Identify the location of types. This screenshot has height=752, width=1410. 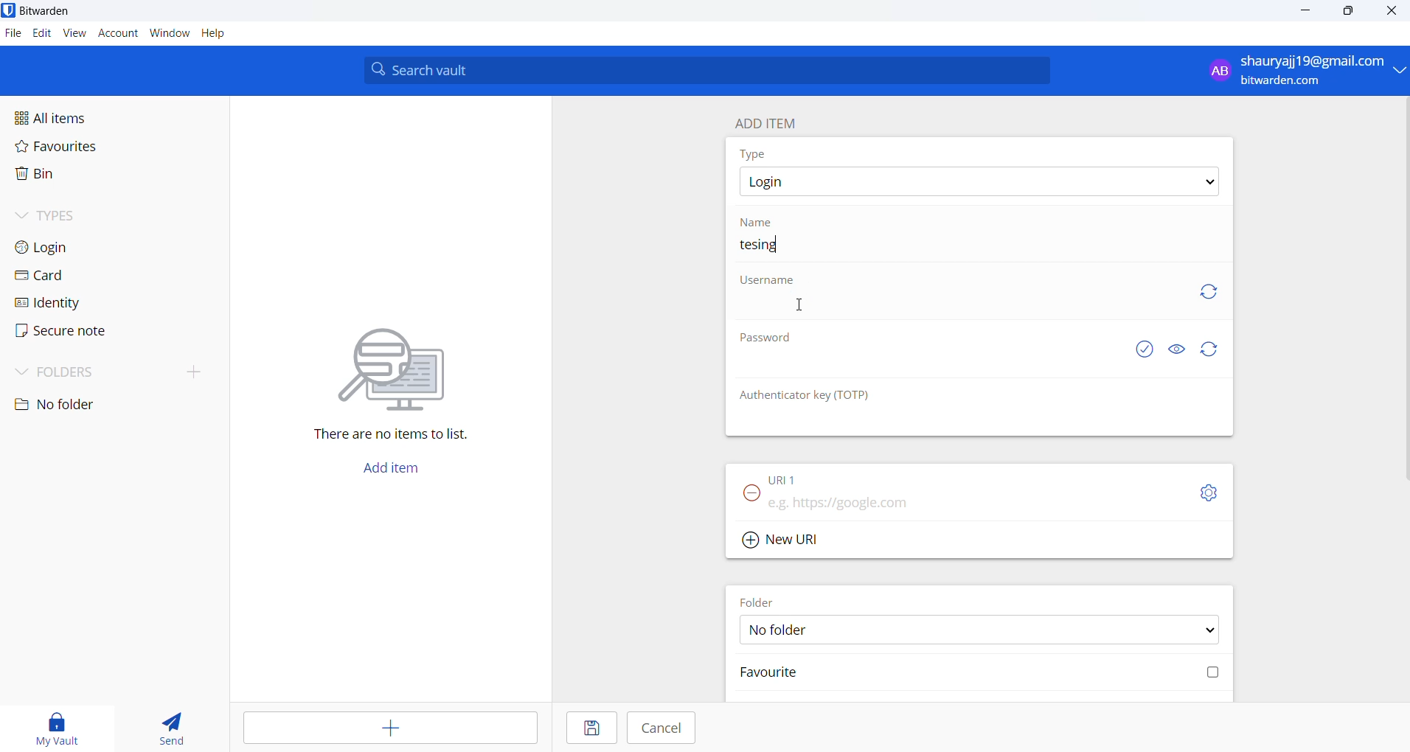
(91, 220).